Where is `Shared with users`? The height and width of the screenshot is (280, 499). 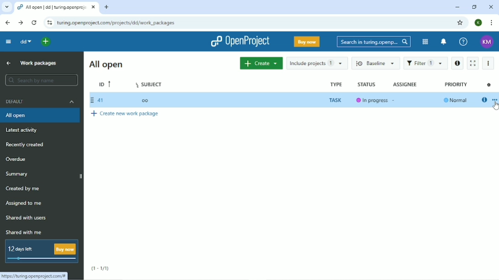
Shared with users is located at coordinates (28, 218).